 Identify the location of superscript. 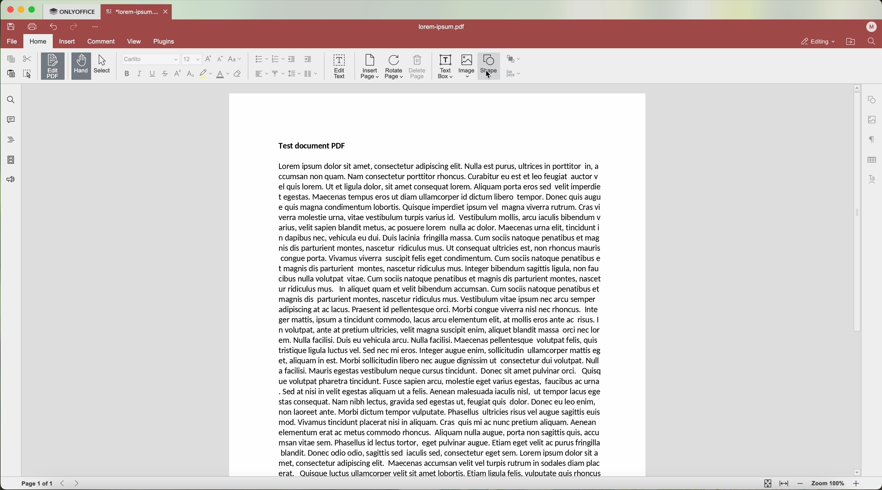
(177, 74).